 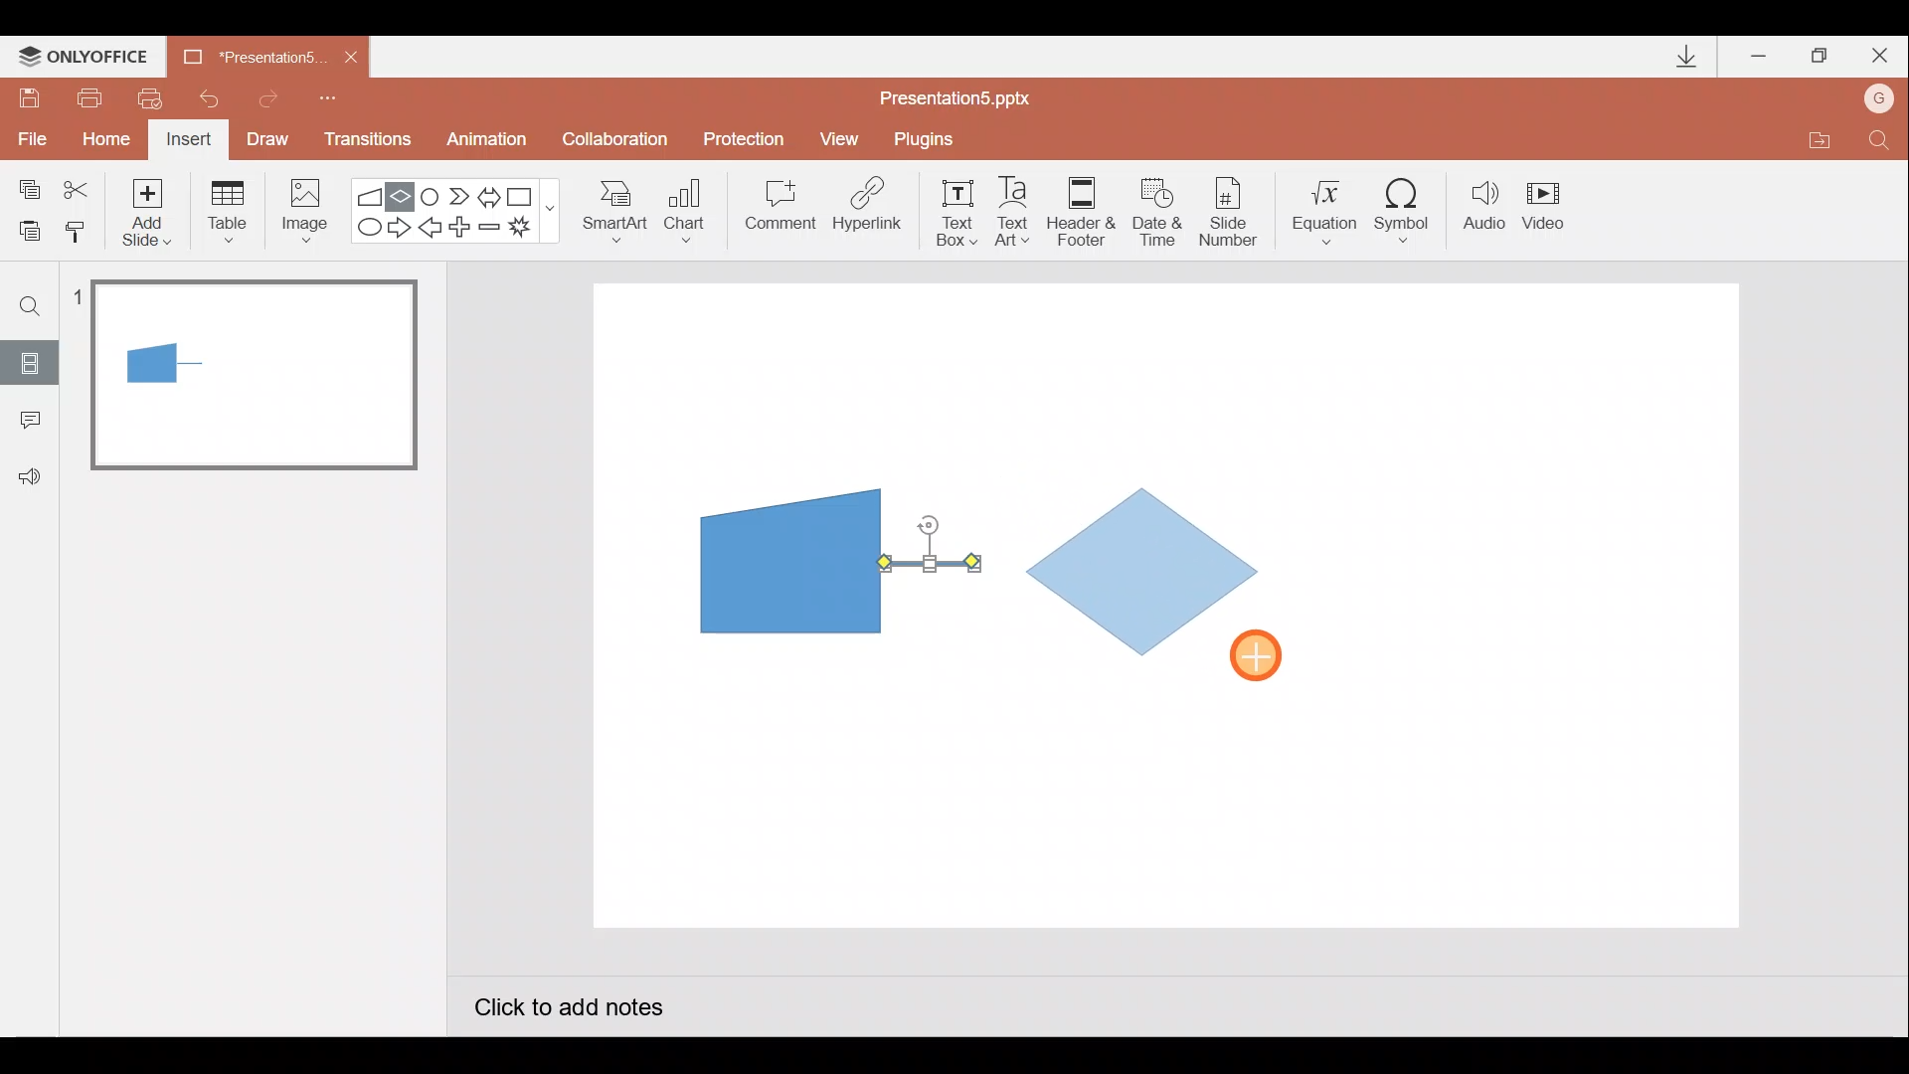 What do you see at coordinates (786, 559) in the screenshot?
I see `Manual input flow chart ` at bounding box center [786, 559].